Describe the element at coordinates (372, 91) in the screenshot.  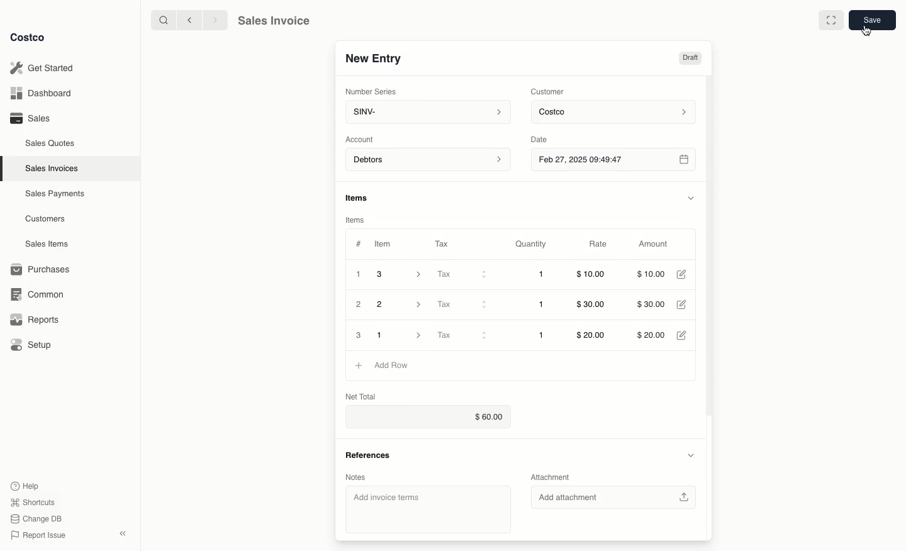
I see `Number Series` at that location.